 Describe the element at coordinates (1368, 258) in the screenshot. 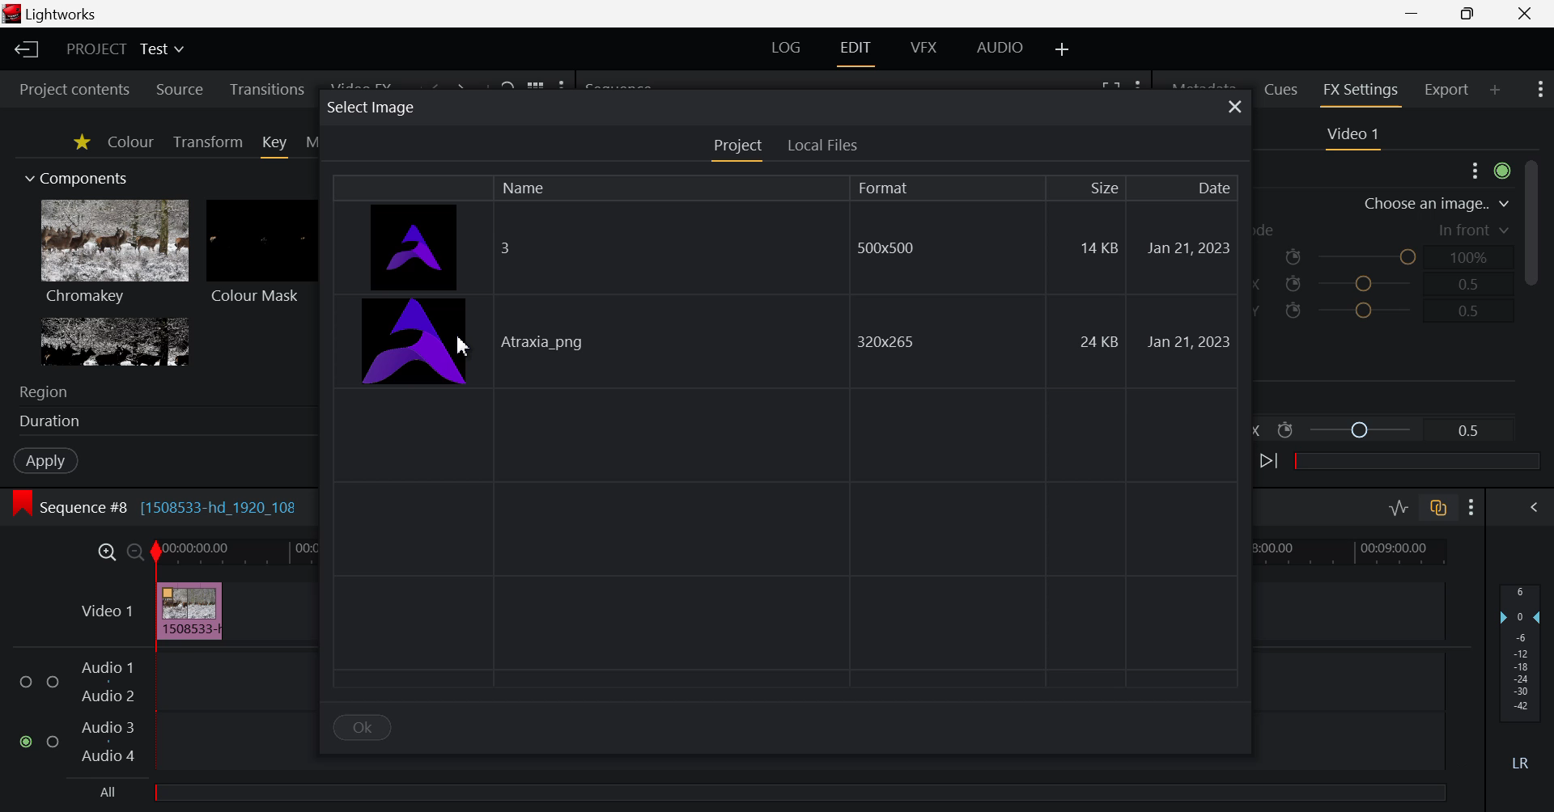

I see `Opacity ` at that location.